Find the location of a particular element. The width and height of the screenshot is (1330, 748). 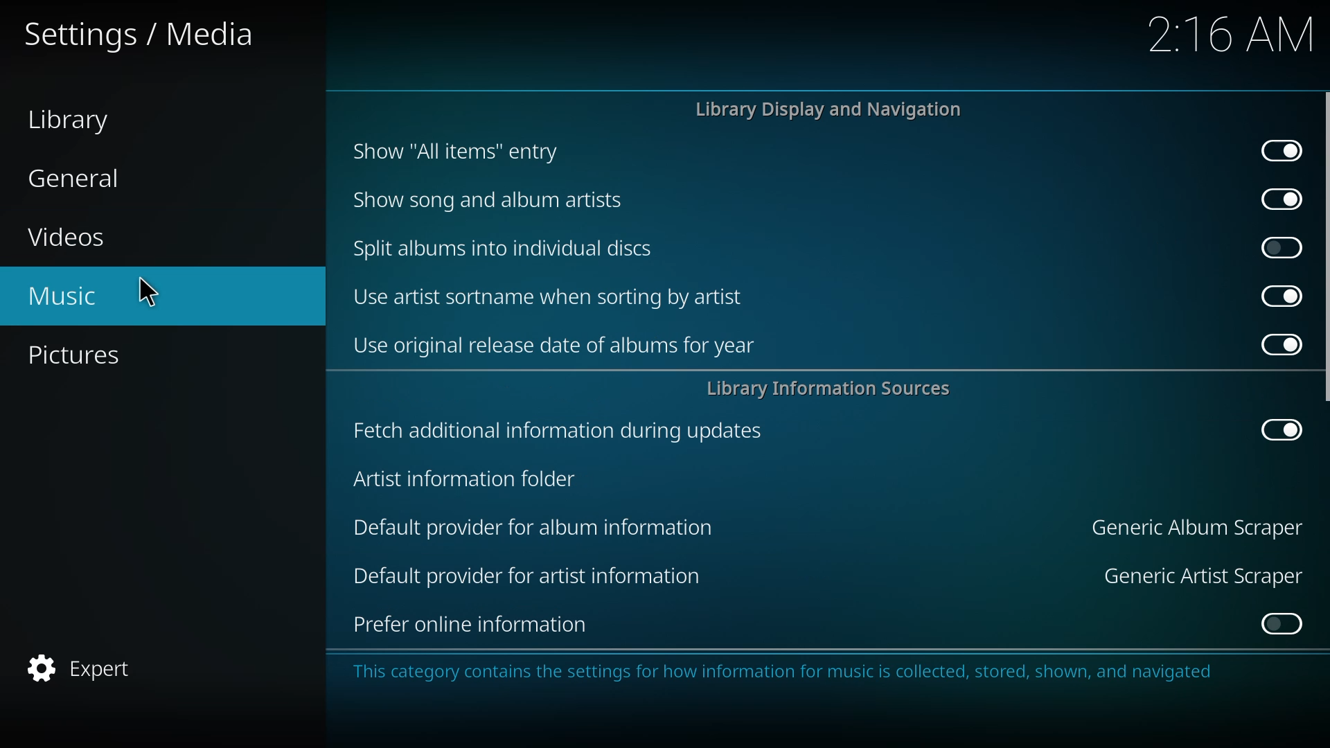

library is located at coordinates (73, 121).